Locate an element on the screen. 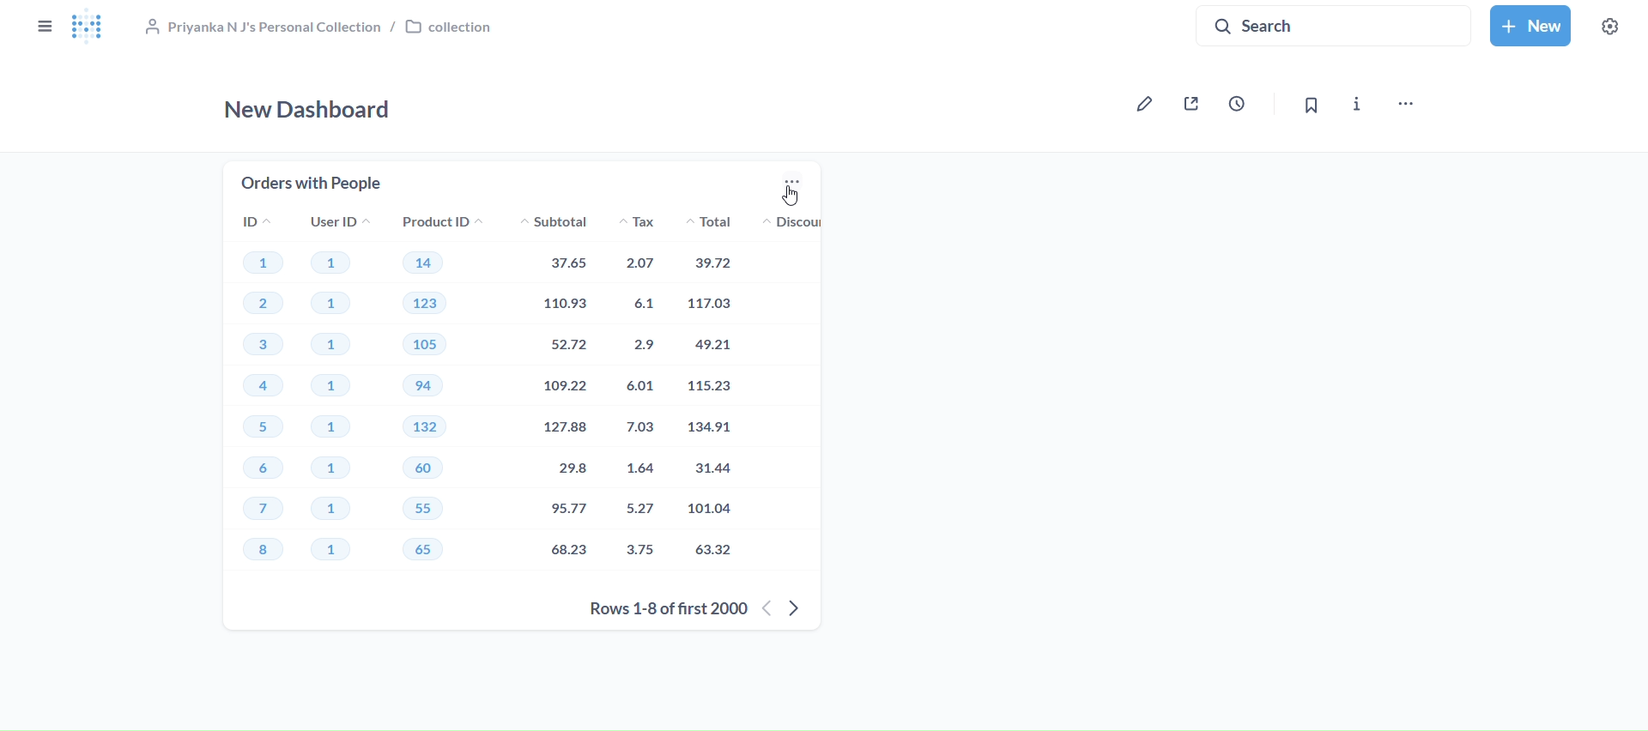  discount is located at coordinates (800, 222).